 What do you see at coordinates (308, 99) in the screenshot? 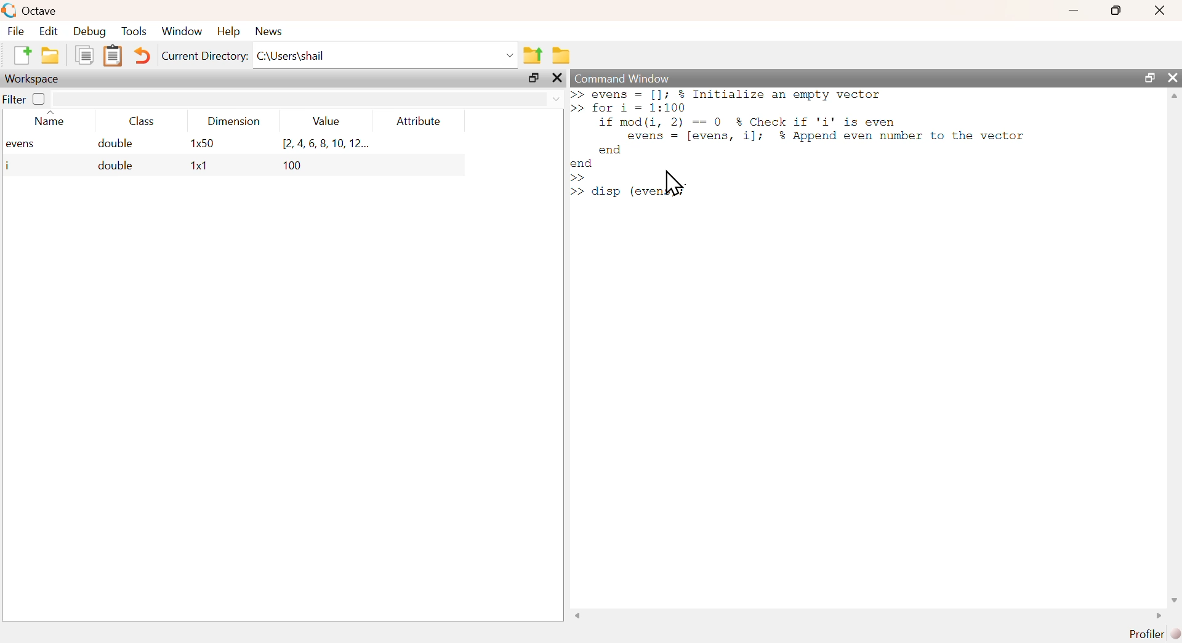
I see `filter` at bounding box center [308, 99].